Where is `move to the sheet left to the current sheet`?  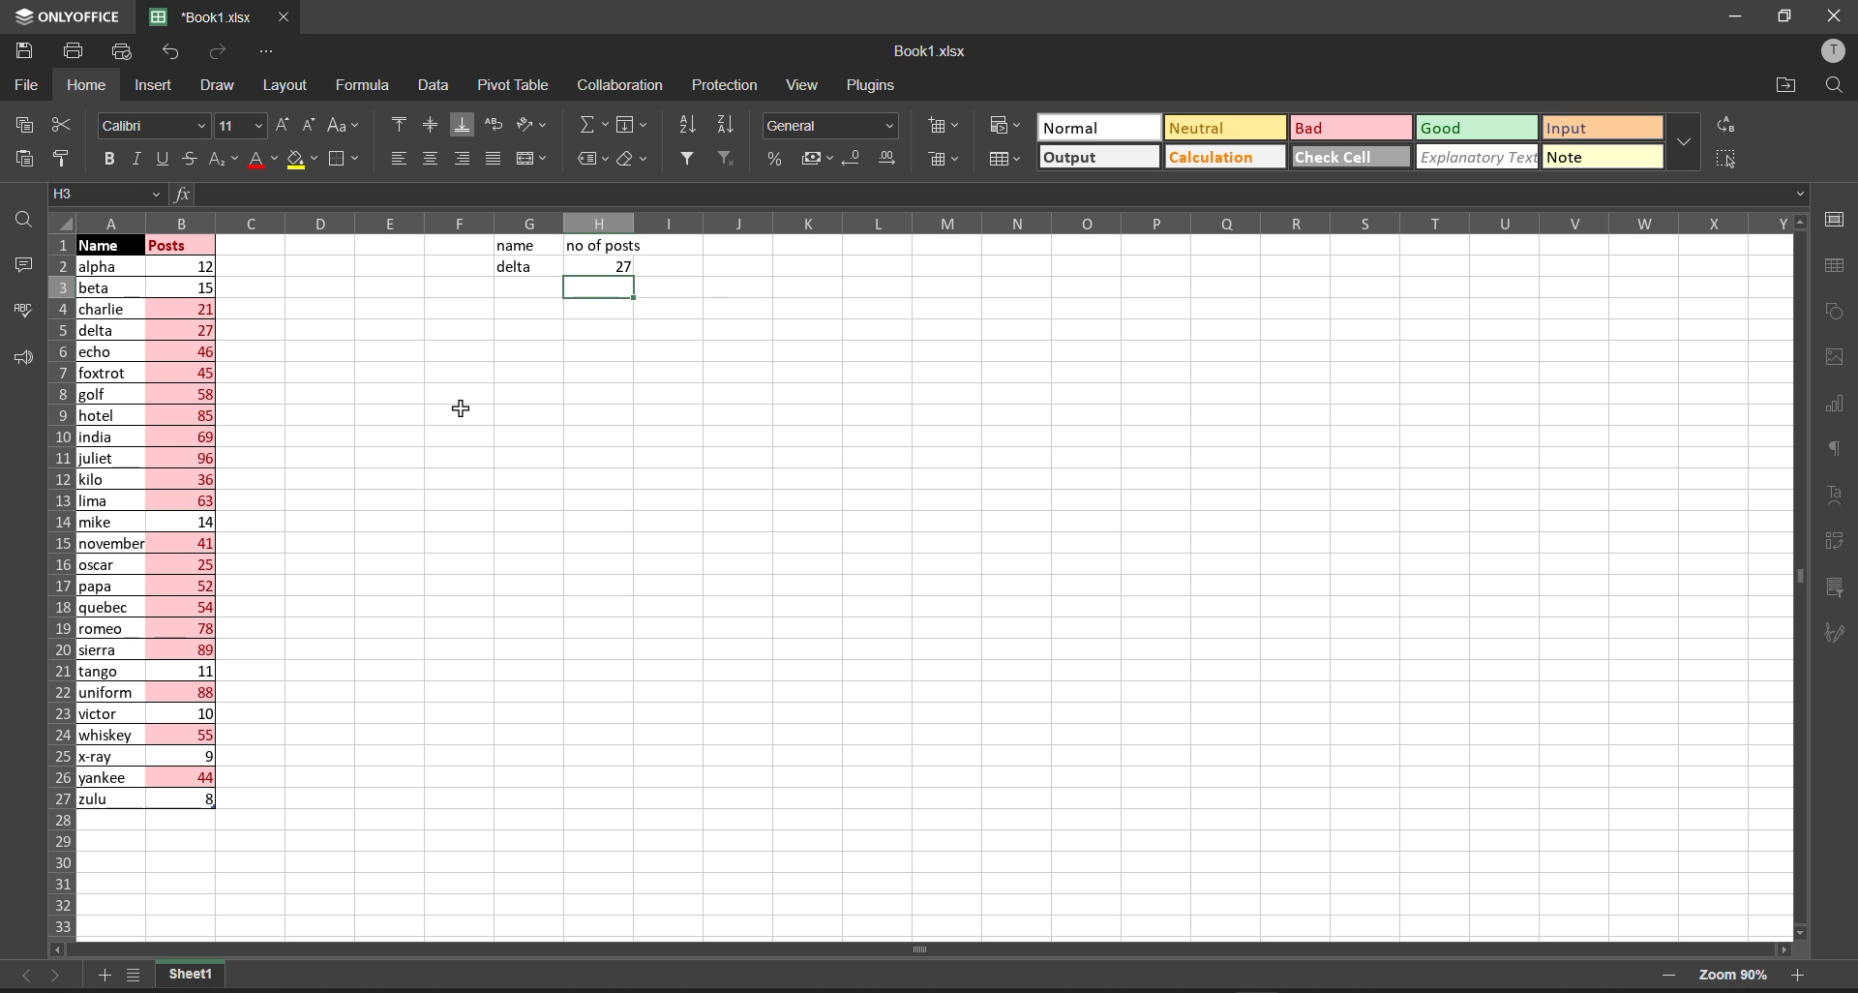 move to the sheet left to the current sheet is located at coordinates (22, 976).